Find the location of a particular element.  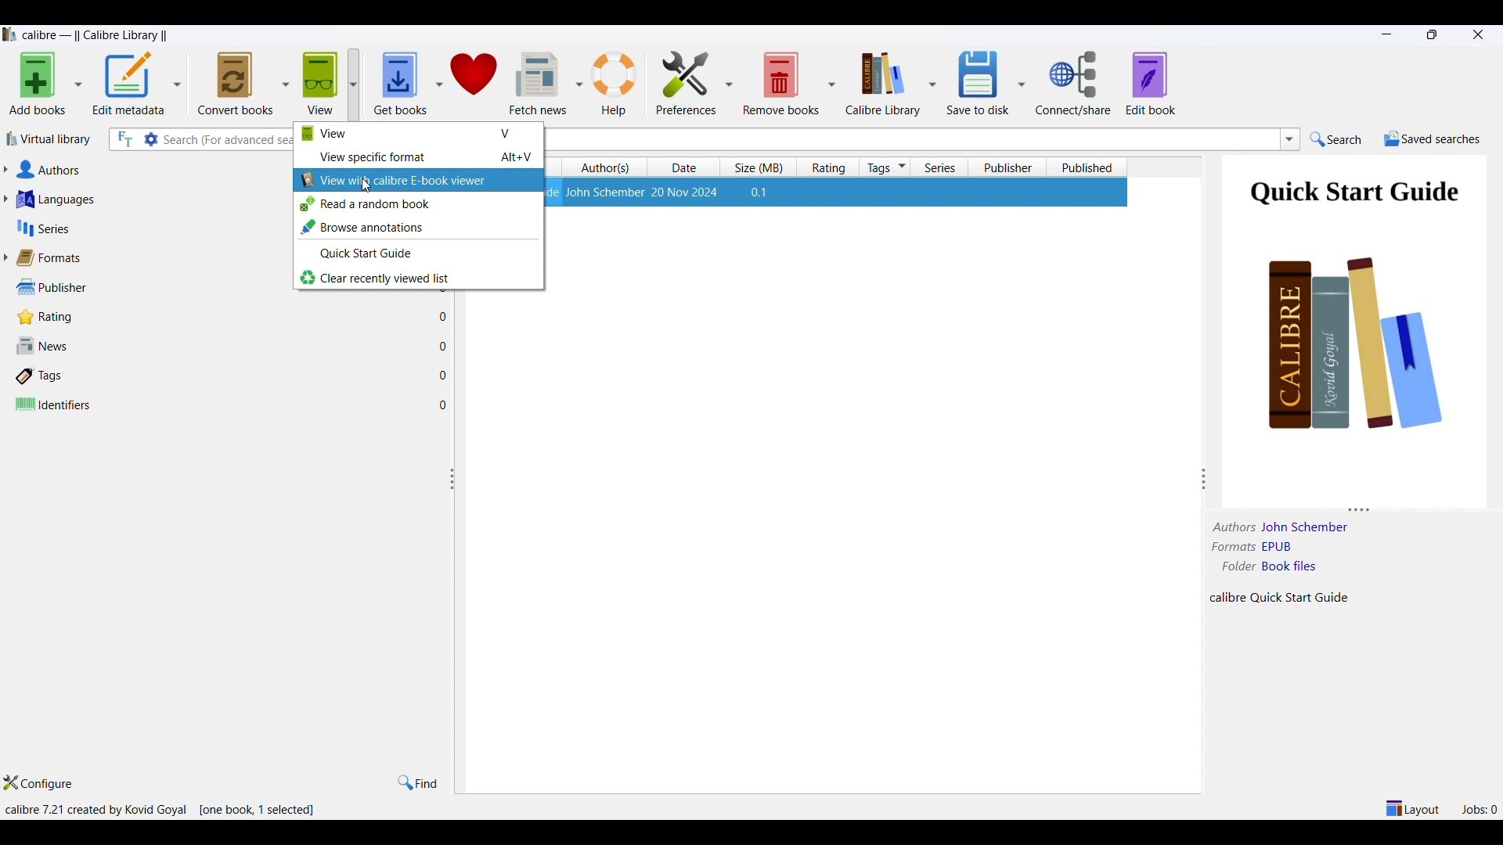

donate to calibre is located at coordinates (476, 81).